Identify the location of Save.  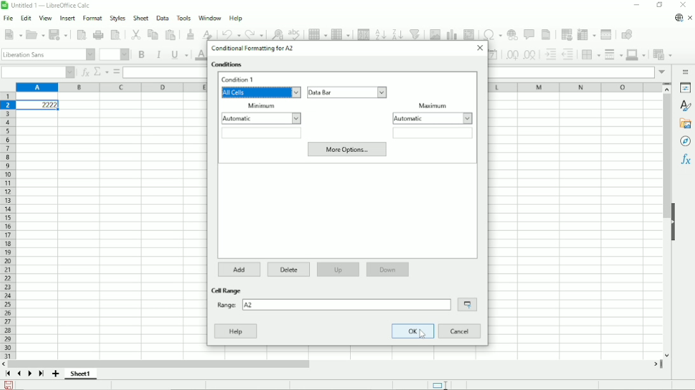
(59, 34).